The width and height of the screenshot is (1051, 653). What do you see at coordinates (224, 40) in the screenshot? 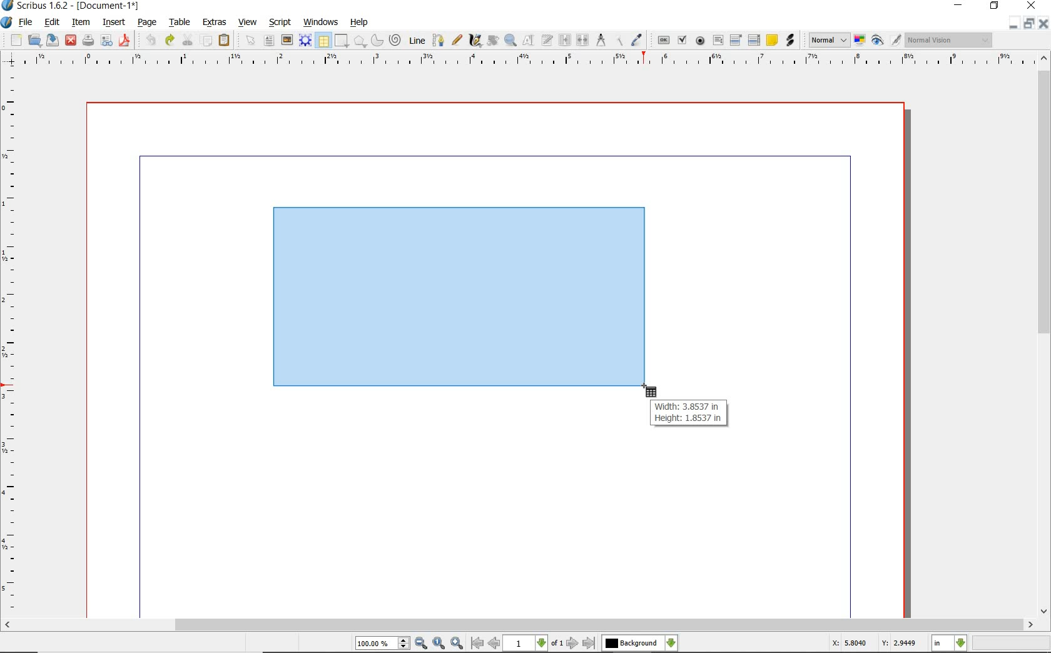
I see `paste` at bounding box center [224, 40].